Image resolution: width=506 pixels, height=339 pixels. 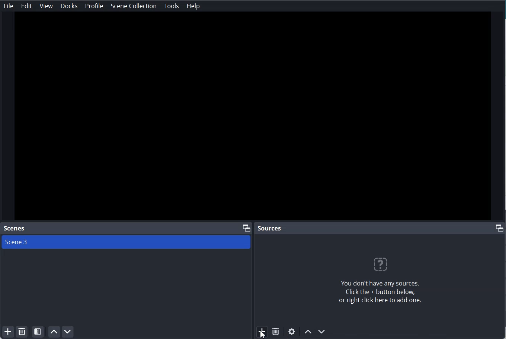 What do you see at coordinates (68, 332) in the screenshot?
I see `Move scene Down` at bounding box center [68, 332].